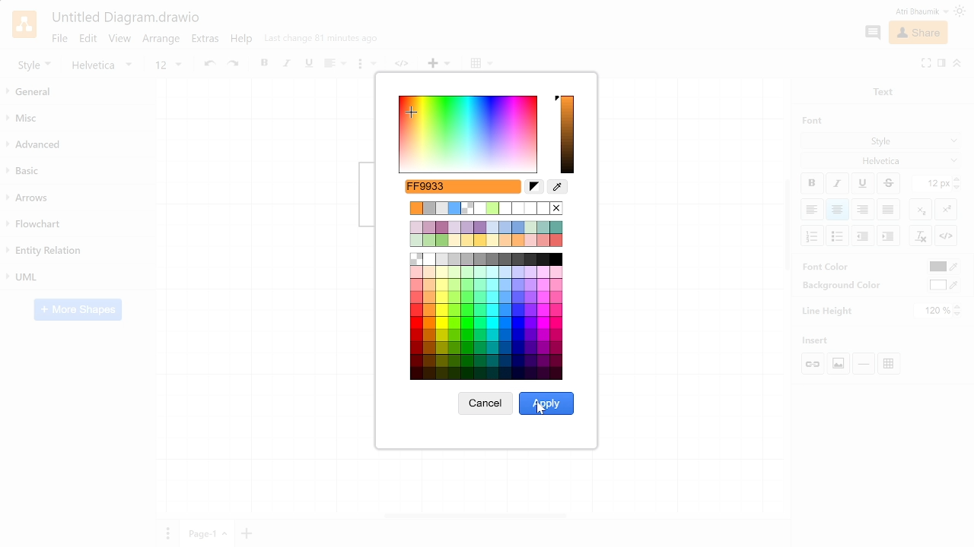  What do you see at coordinates (78, 311) in the screenshot?
I see `More shapes` at bounding box center [78, 311].